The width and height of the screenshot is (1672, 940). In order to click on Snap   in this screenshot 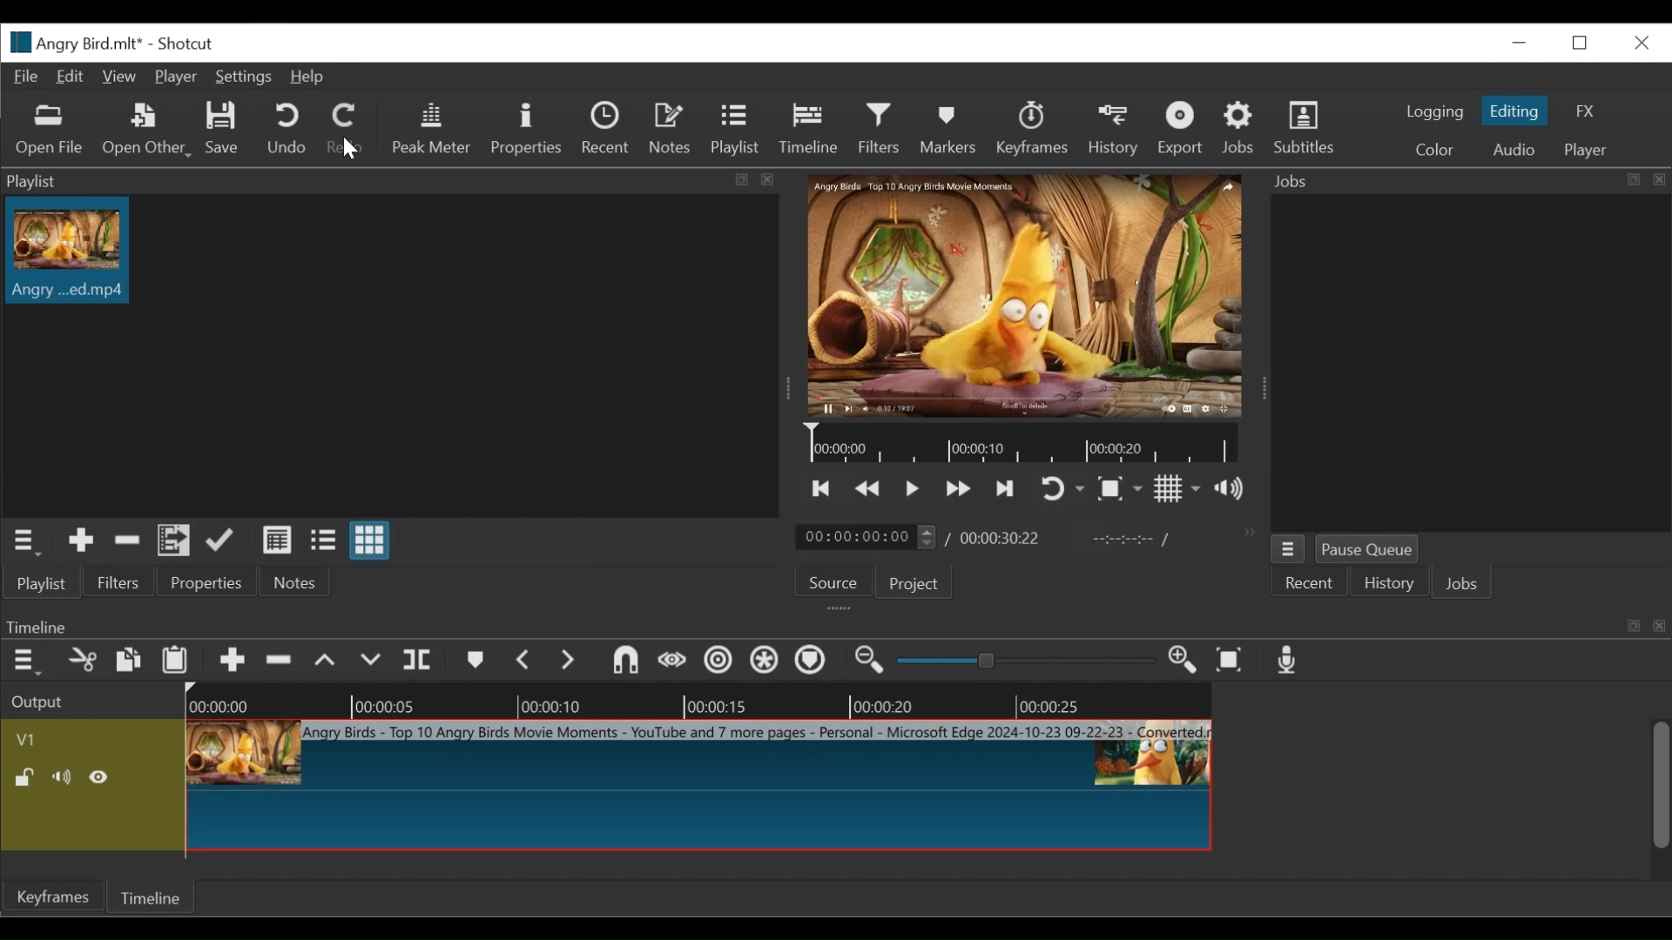, I will do `click(625, 662)`.